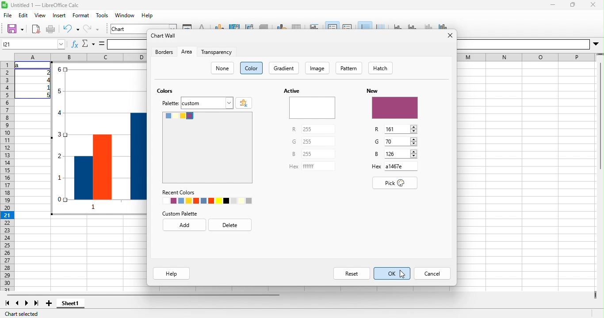  I want to click on 3d view, so click(264, 26).